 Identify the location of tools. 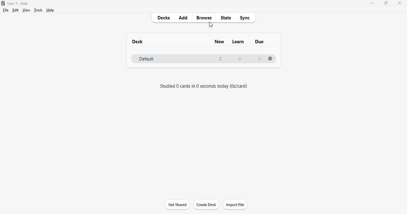
(38, 10).